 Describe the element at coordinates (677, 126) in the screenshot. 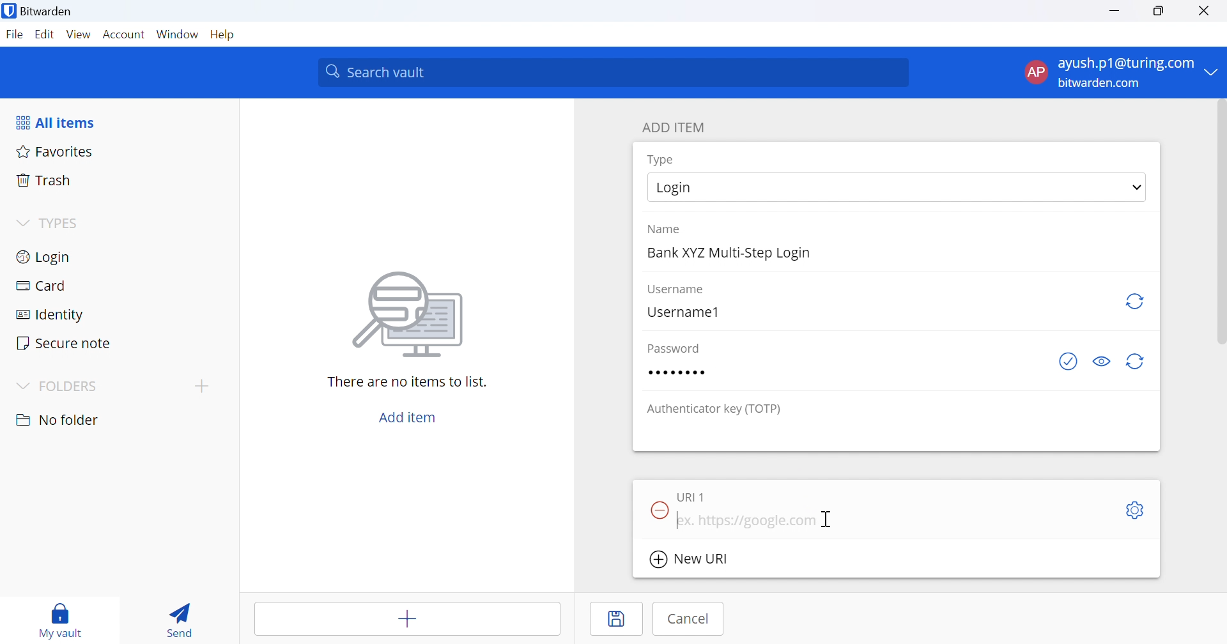

I see `ADD ITEM` at that location.